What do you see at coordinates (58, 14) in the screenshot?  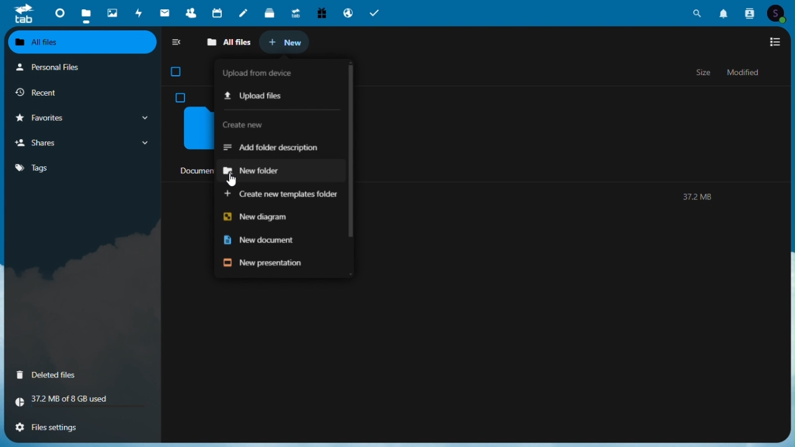 I see `Dashboard` at bounding box center [58, 14].